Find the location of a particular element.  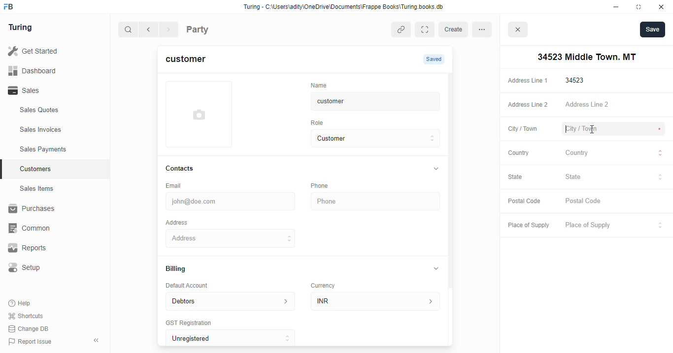

Report Issue is located at coordinates (32, 341).